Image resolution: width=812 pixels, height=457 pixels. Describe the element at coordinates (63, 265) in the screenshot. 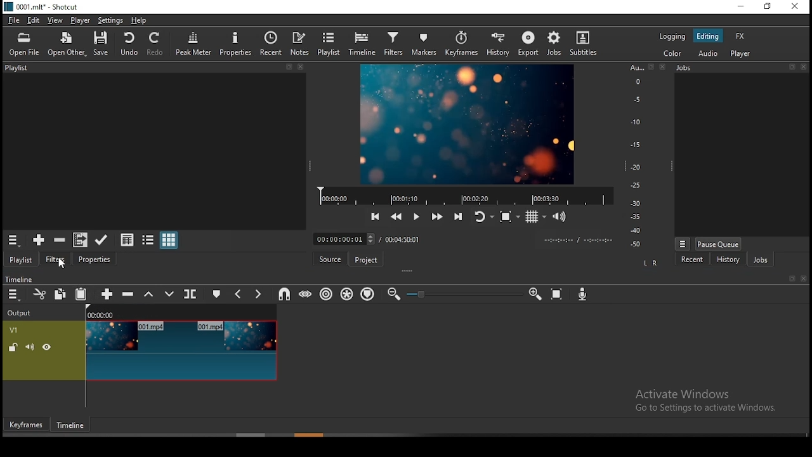

I see `cursor` at that location.